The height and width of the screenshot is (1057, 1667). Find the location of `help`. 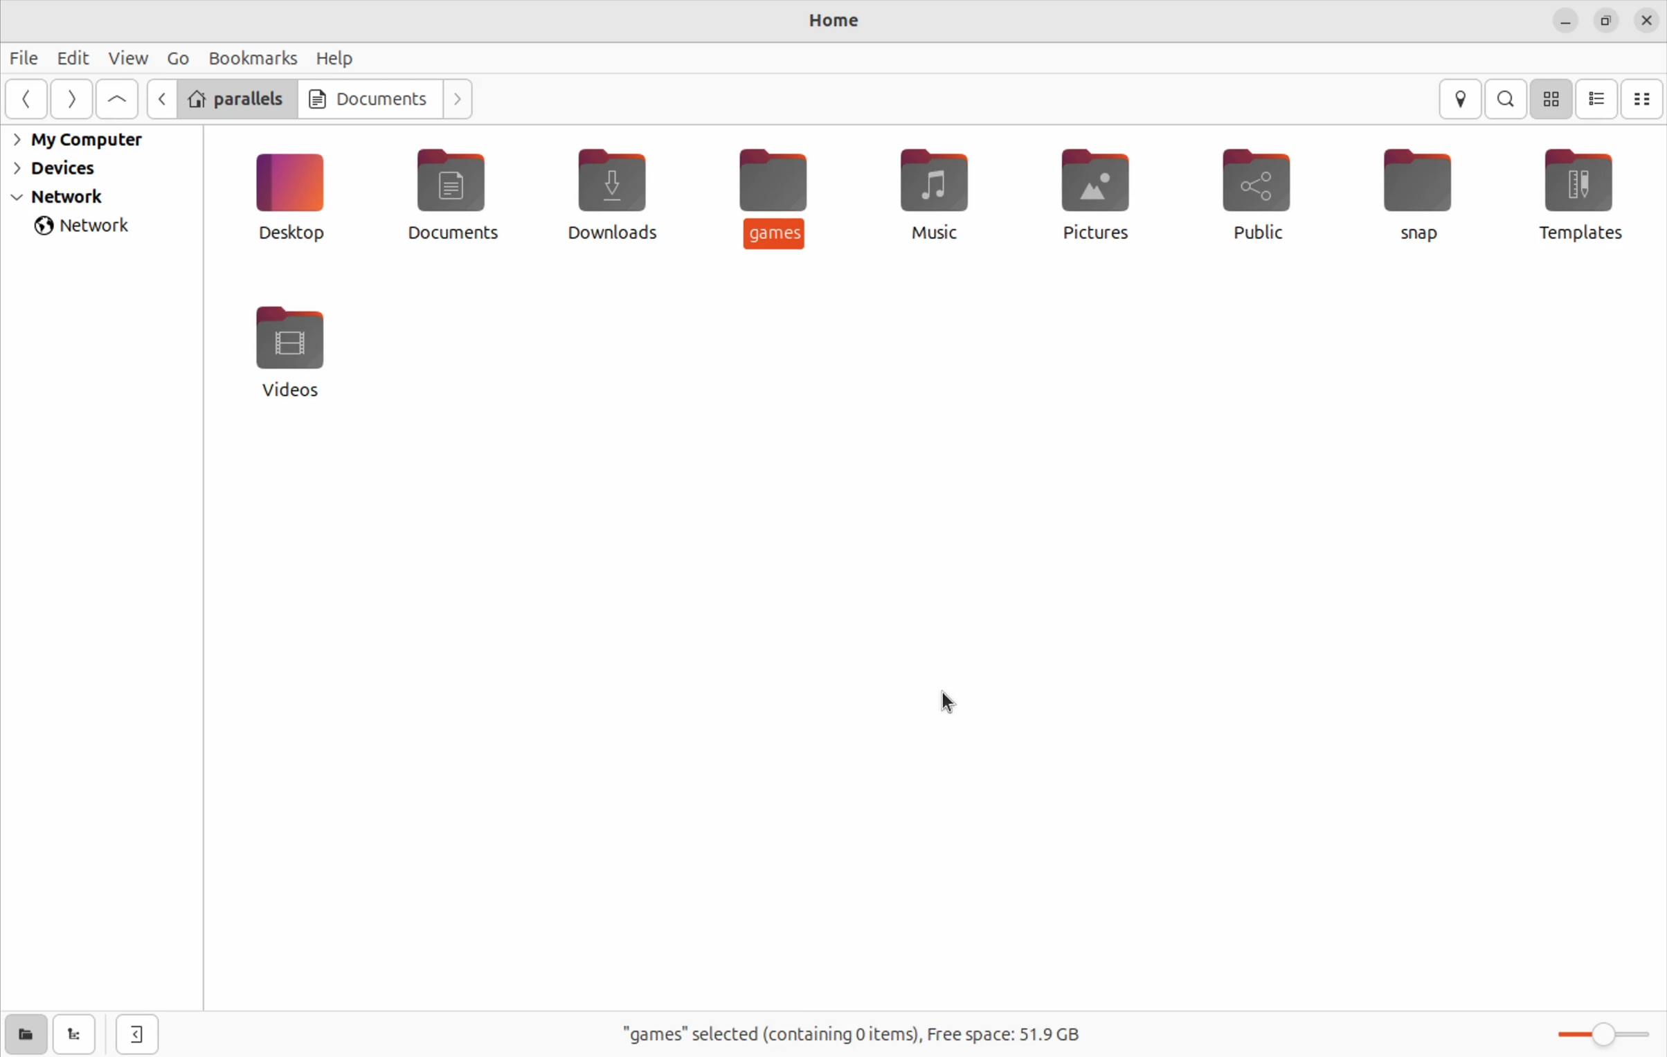

help is located at coordinates (334, 60).